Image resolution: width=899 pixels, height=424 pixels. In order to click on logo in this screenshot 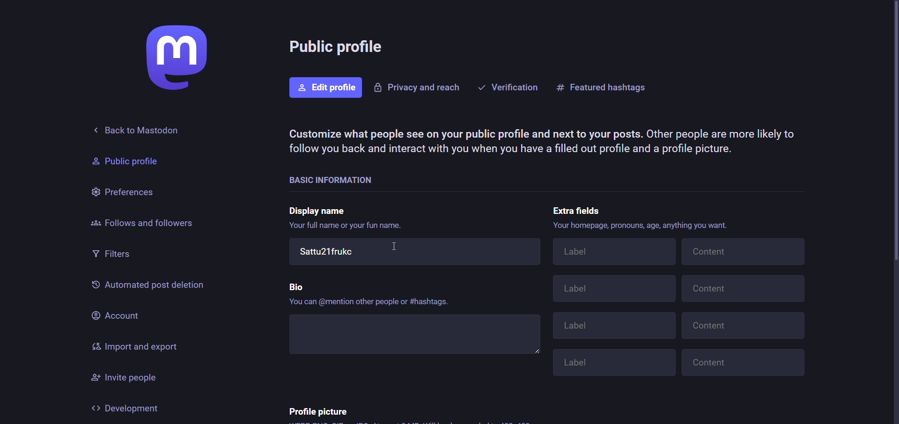, I will do `click(174, 58)`.